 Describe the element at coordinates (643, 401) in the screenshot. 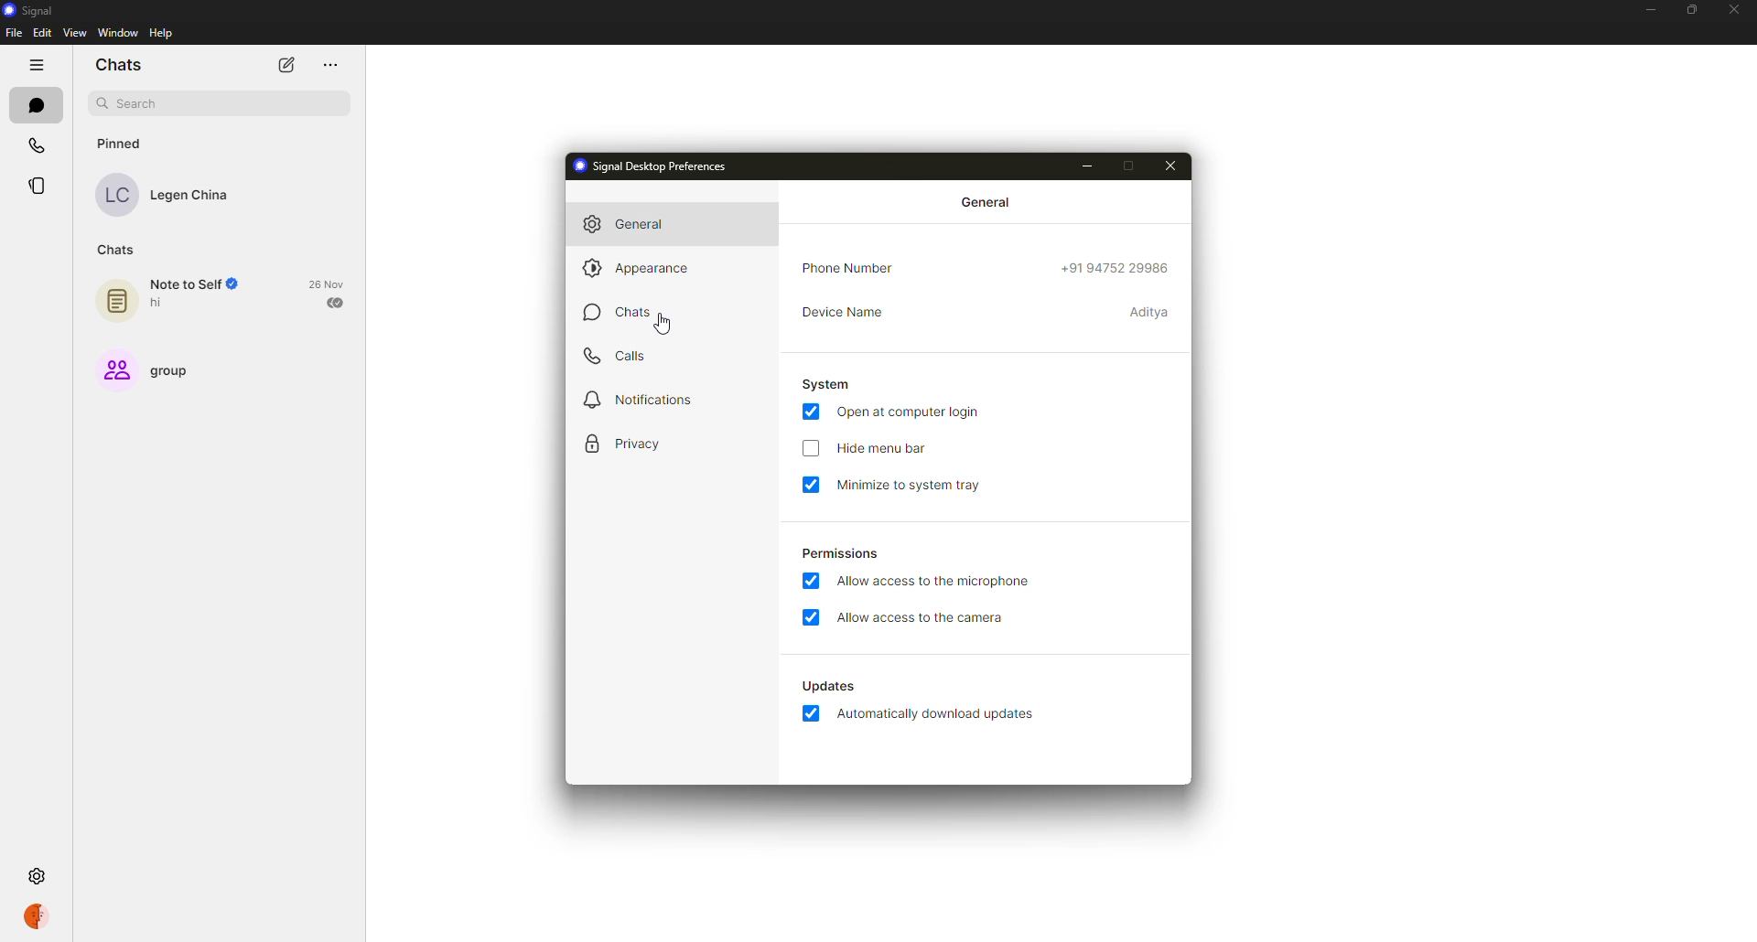

I see `notifications` at that location.